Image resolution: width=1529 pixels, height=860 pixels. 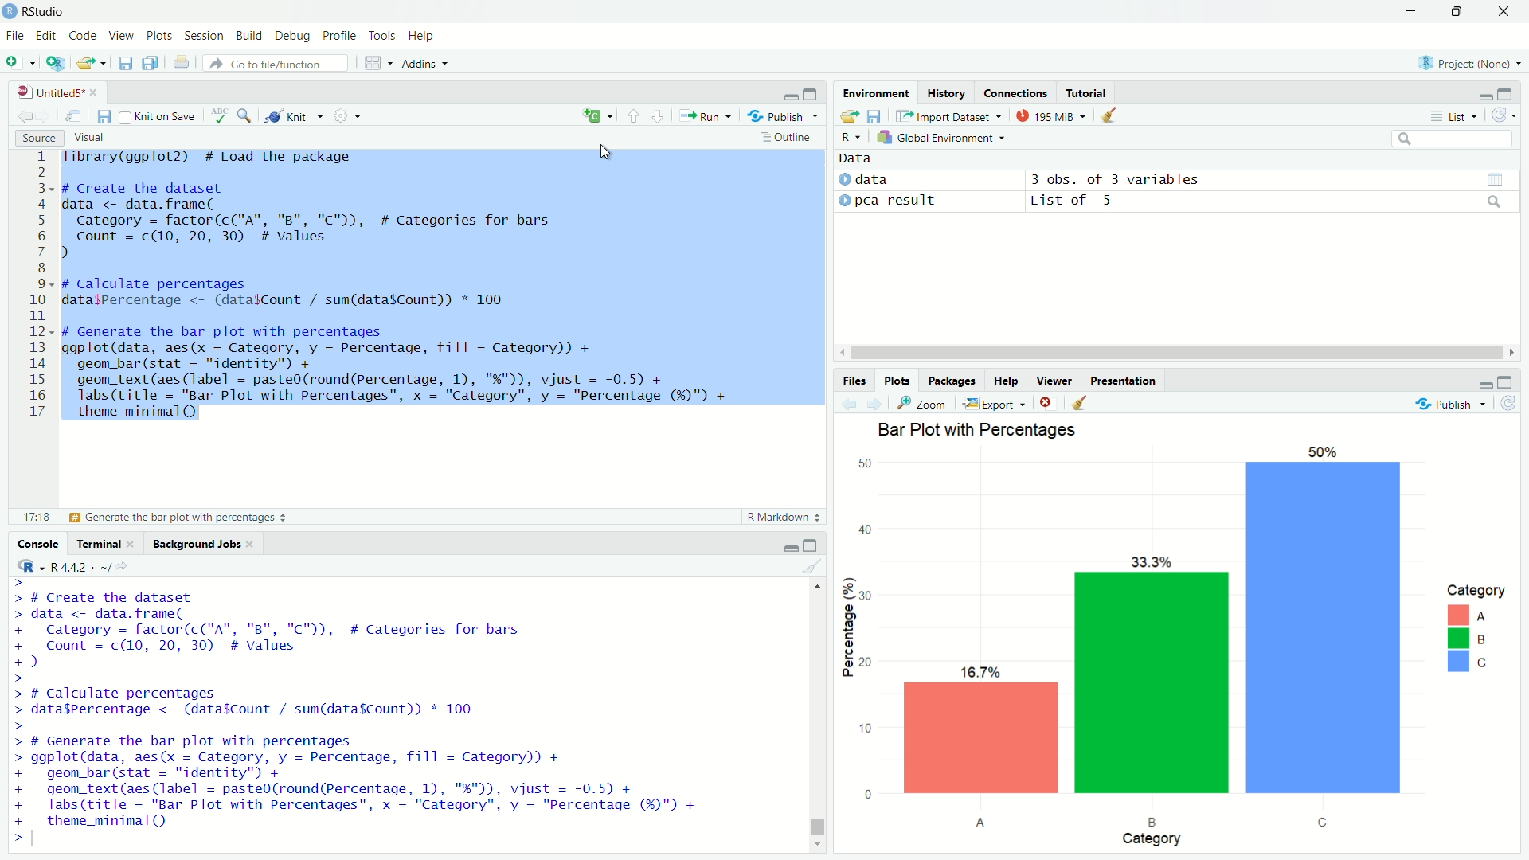 I want to click on View, so click(x=123, y=37).